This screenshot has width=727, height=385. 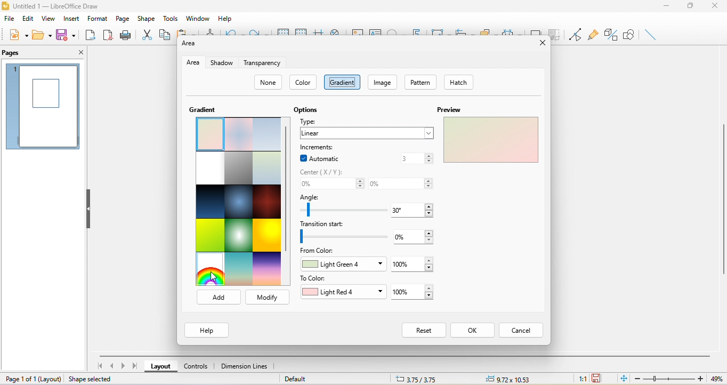 What do you see at coordinates (211, 203) in the screenshot?
I see `midnight` at bounding box center [211, 203].